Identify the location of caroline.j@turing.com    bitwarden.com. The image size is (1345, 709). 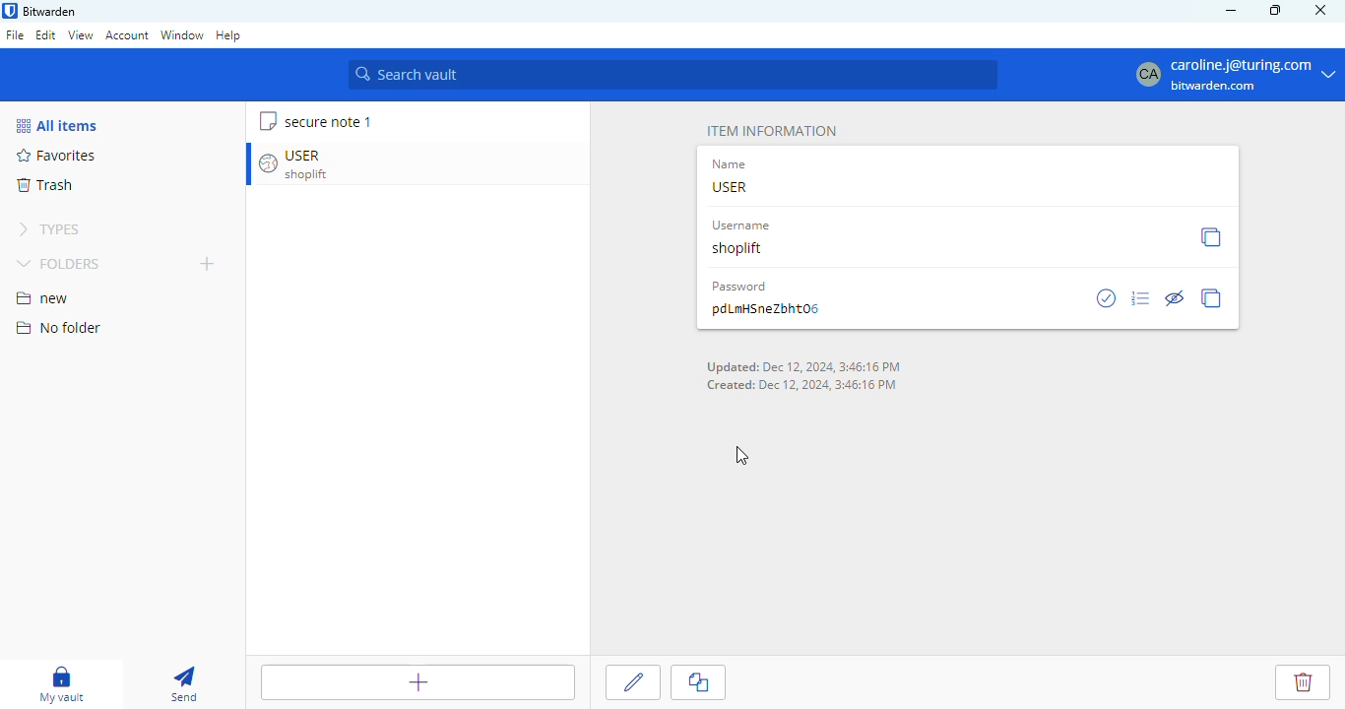
(1237, 73).